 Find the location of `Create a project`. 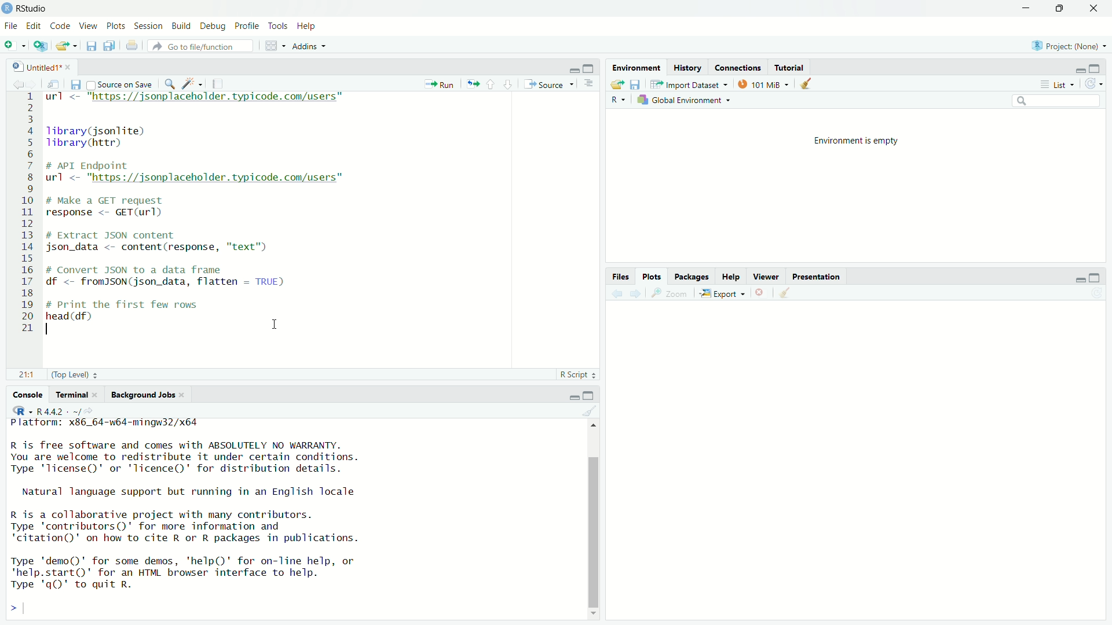

Create a project is located at coordinates (39, 46).